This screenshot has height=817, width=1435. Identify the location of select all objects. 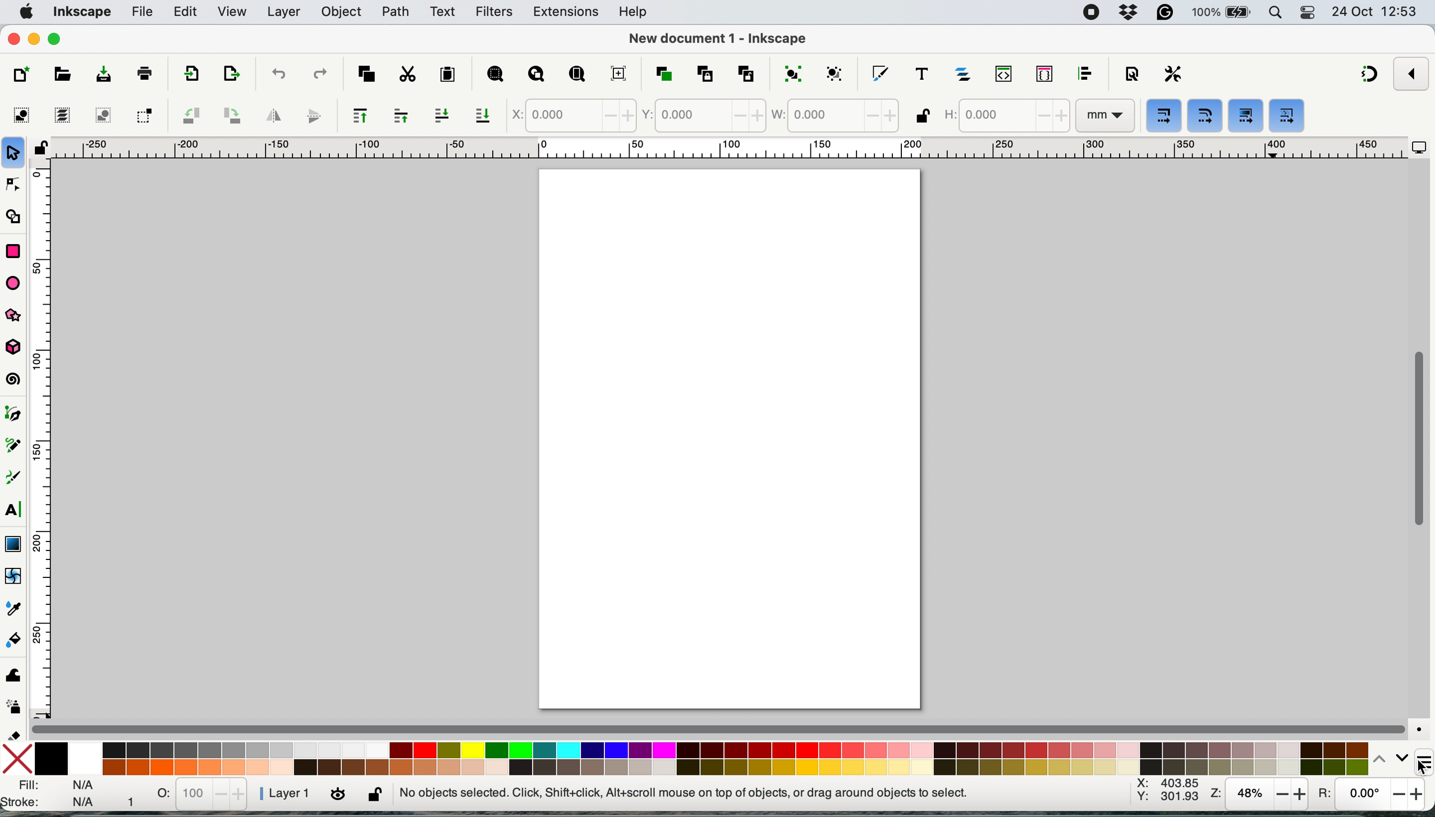
(19, 114).